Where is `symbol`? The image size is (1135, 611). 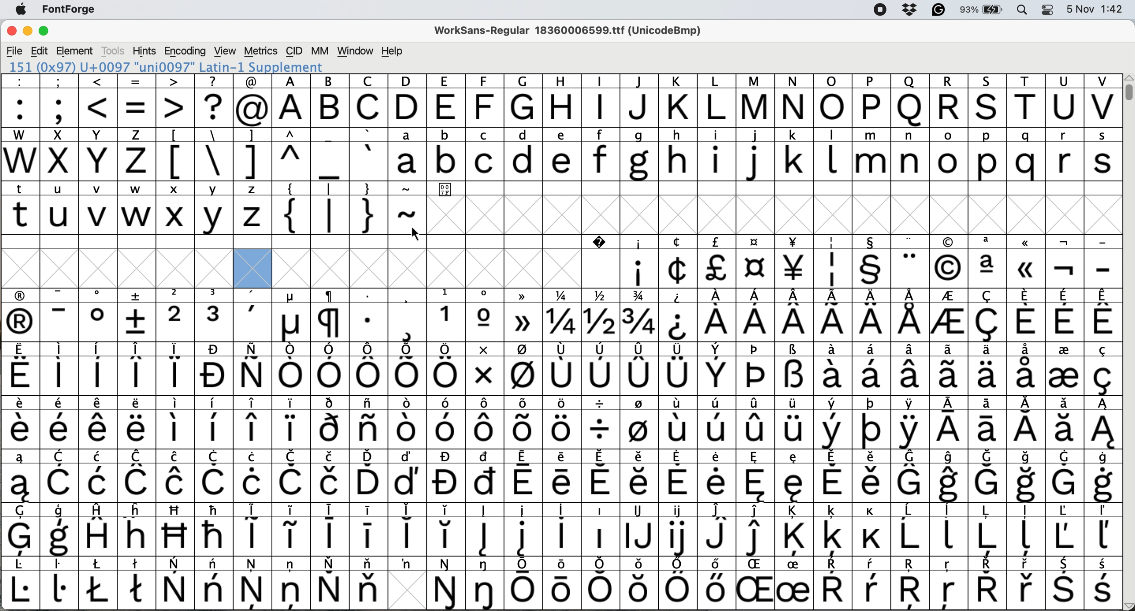 symbol is located at coordinates (832, 476).